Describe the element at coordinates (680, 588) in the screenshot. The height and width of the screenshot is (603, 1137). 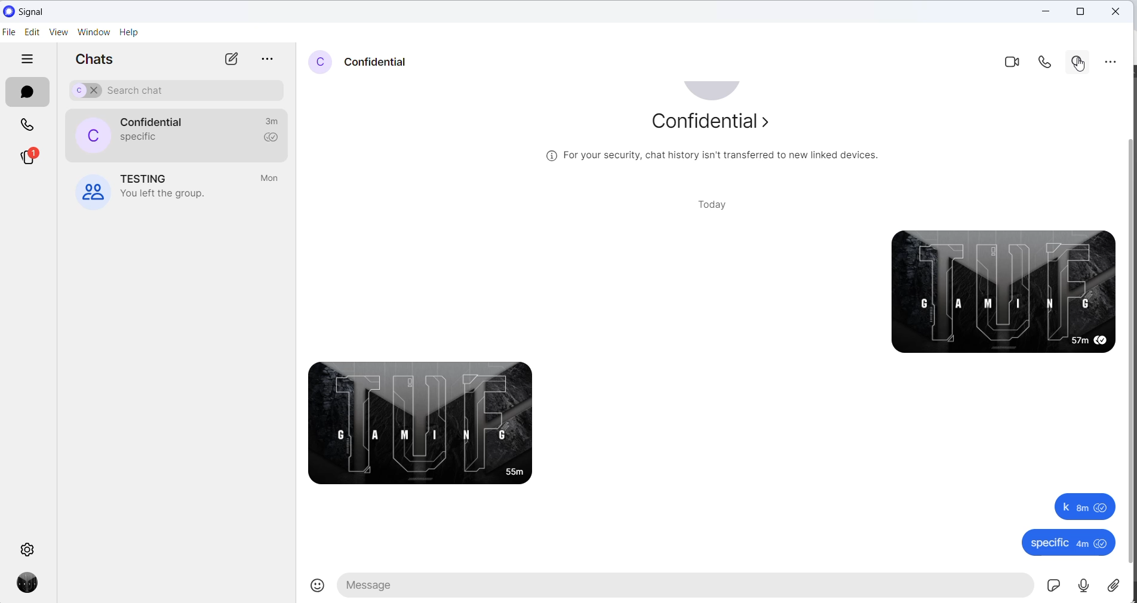
I see `message text area` at that location.